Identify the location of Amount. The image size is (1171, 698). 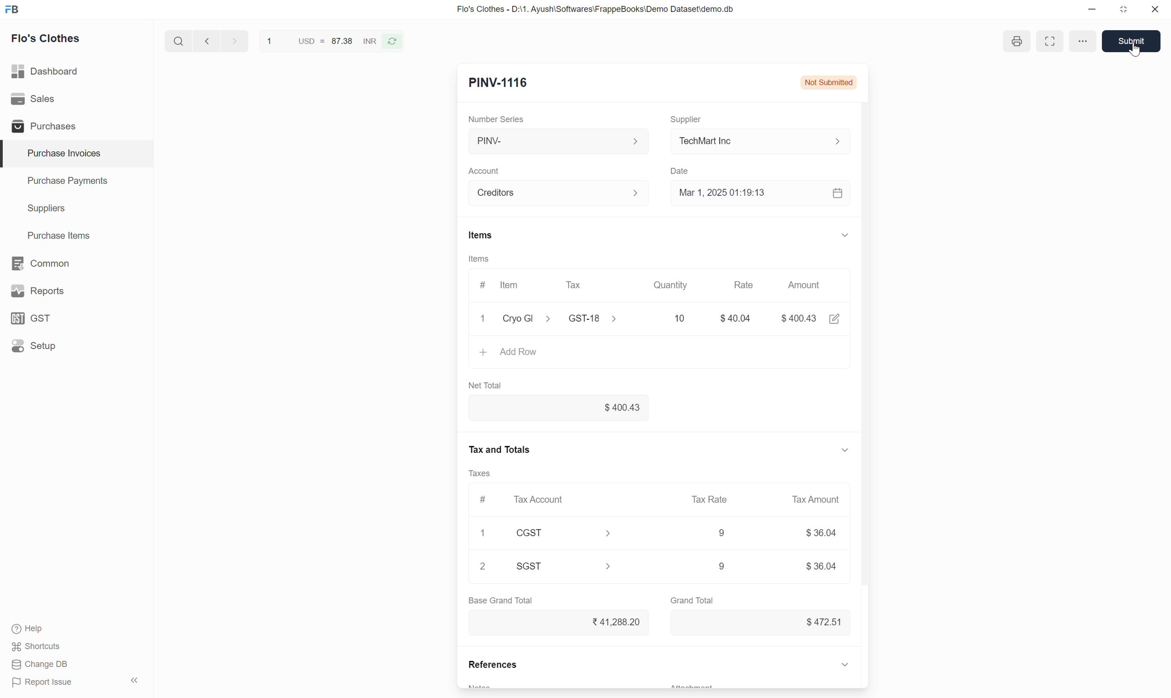
(808, 287).